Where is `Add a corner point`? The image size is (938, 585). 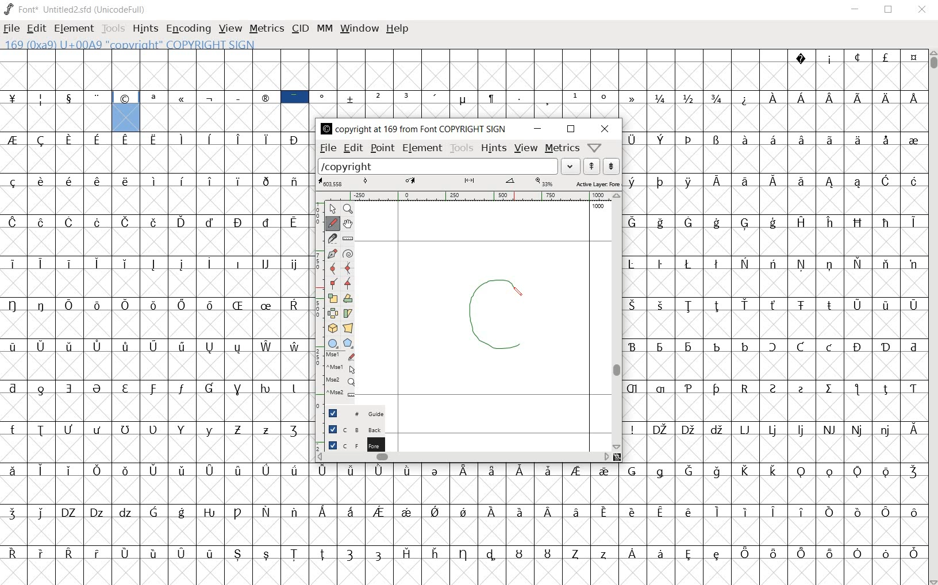 Add a corner point is located at coordinates (335, 283).